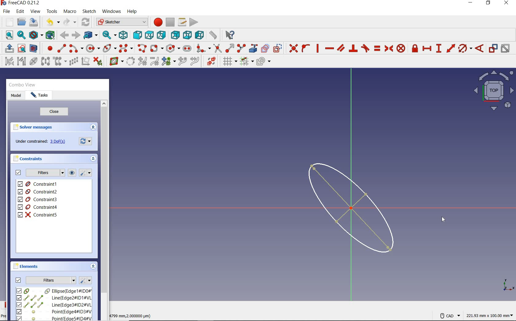  I want to click on constrain horizontally, so click(329, 49).